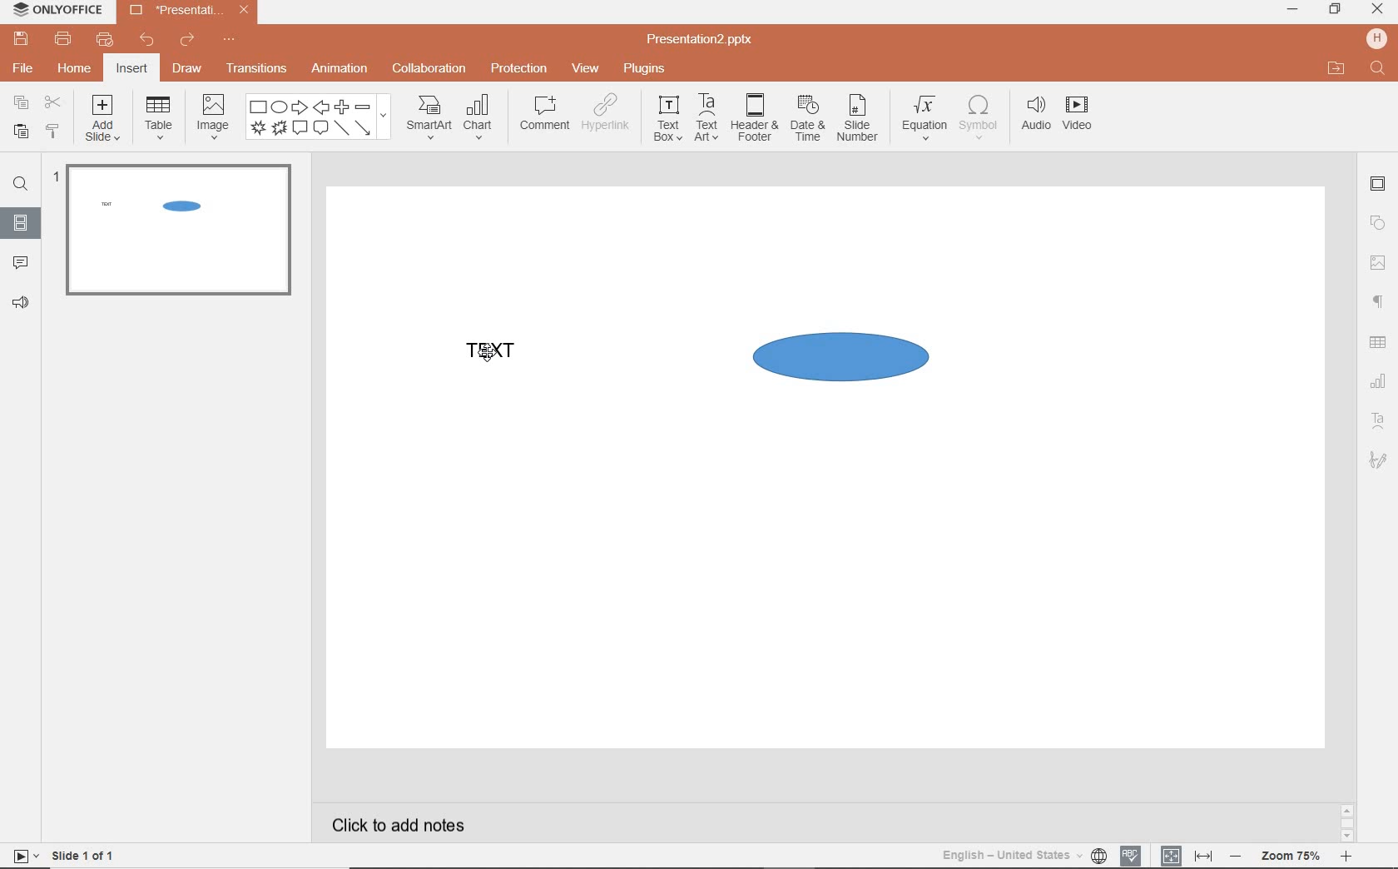 This screenshot has height=869, width=1398. Describe the element at coordinates (1376, 462) in the screenshot. I see `TEXT ART` at that location.